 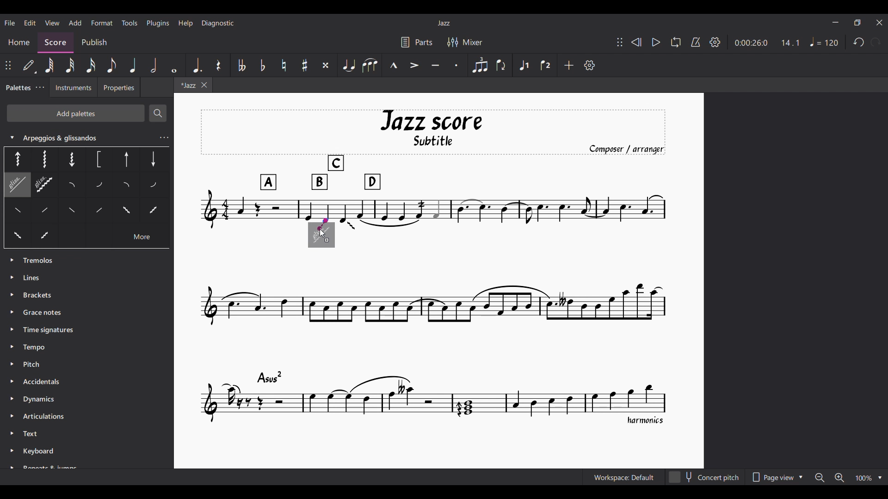 What do you see at coordinates (18, 88) in the screenshot?
I see `Palettes` at bounding box center [18, 88].